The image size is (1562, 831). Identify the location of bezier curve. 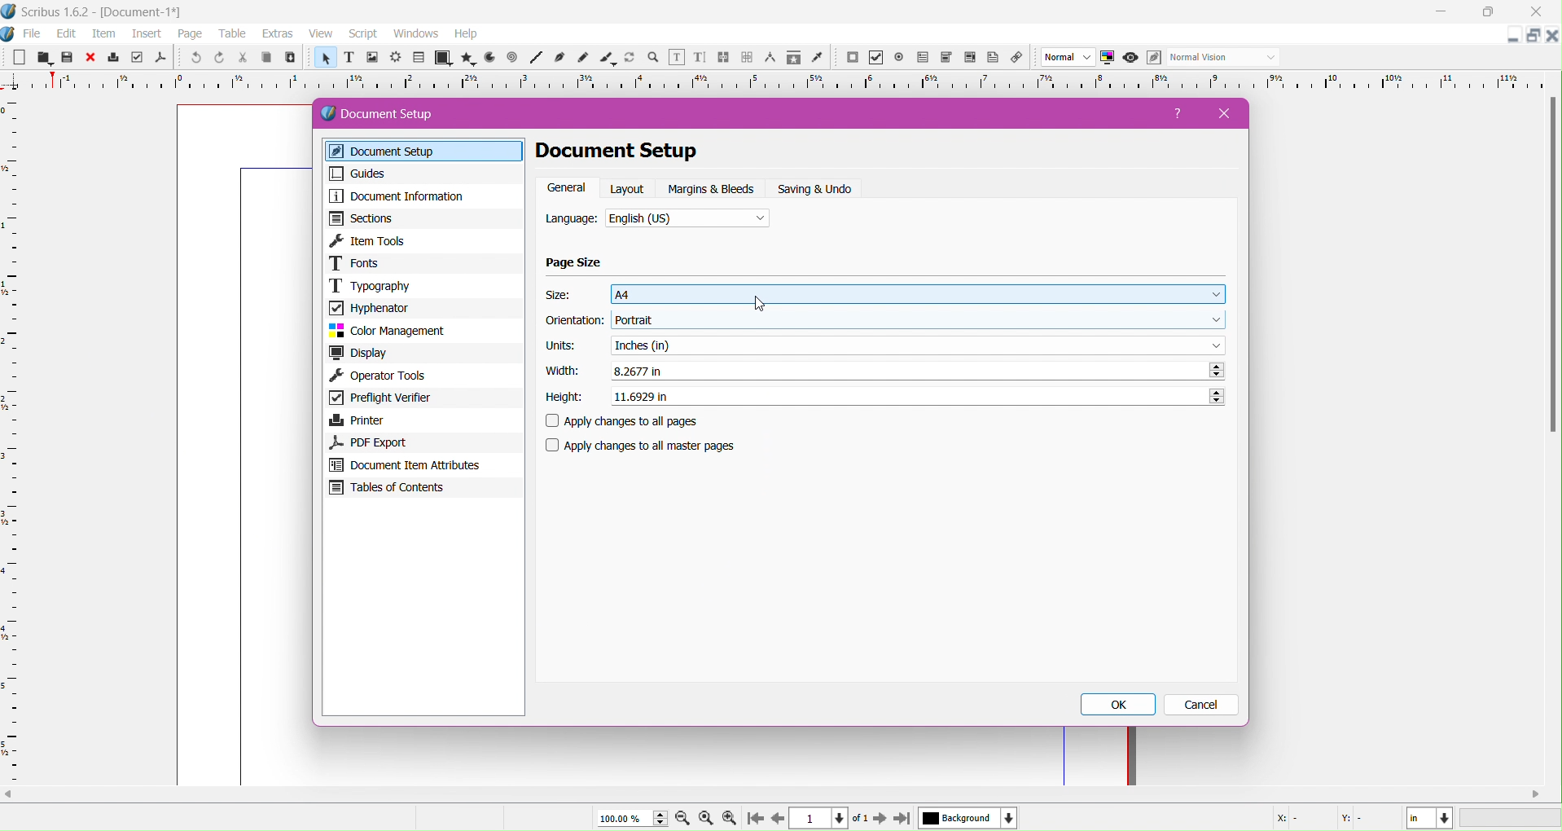
(561, 58).